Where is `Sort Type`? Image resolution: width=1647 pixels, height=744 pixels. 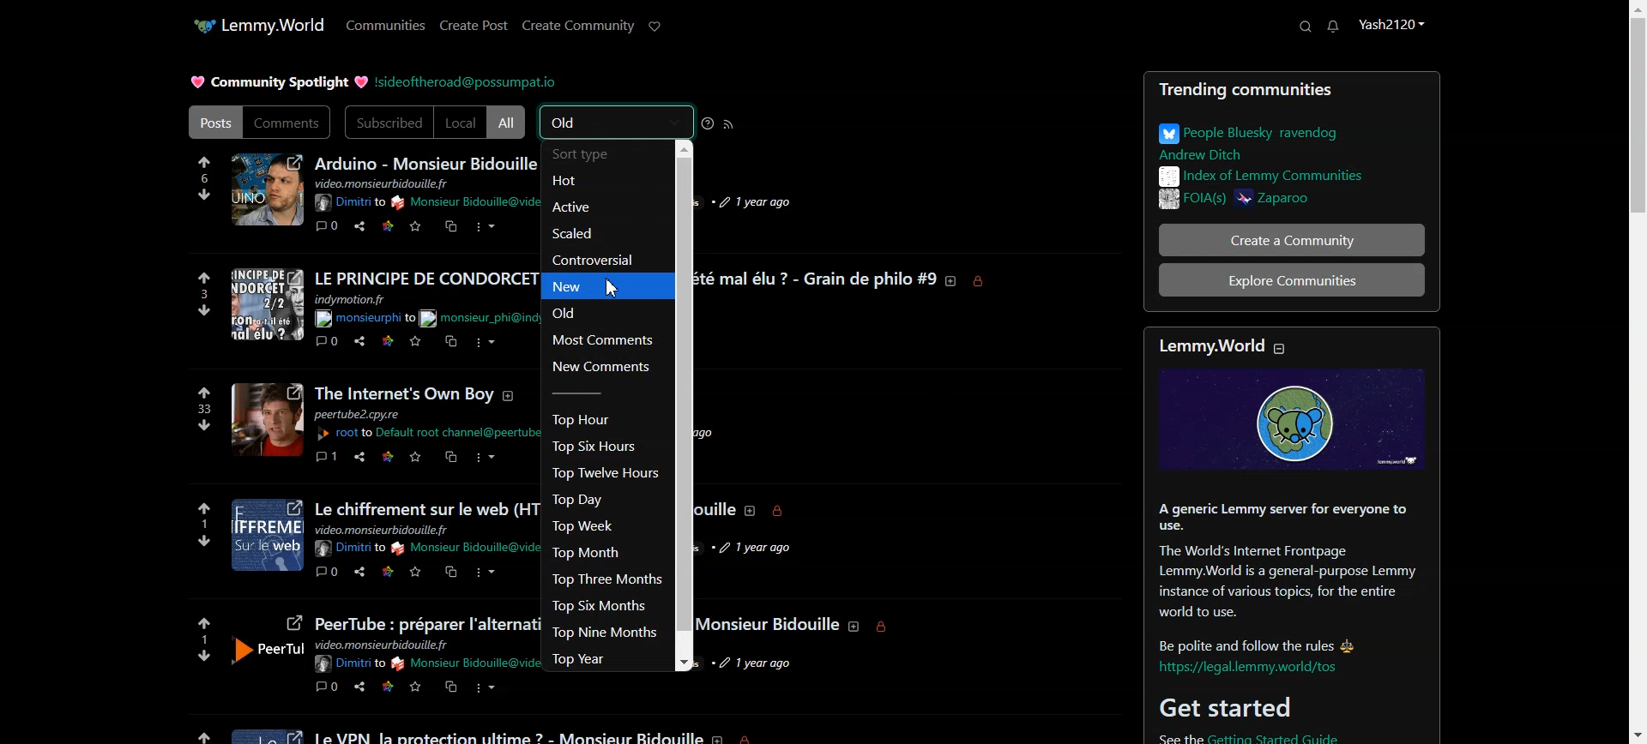
Sort Type is located at coordinates (590, 155).